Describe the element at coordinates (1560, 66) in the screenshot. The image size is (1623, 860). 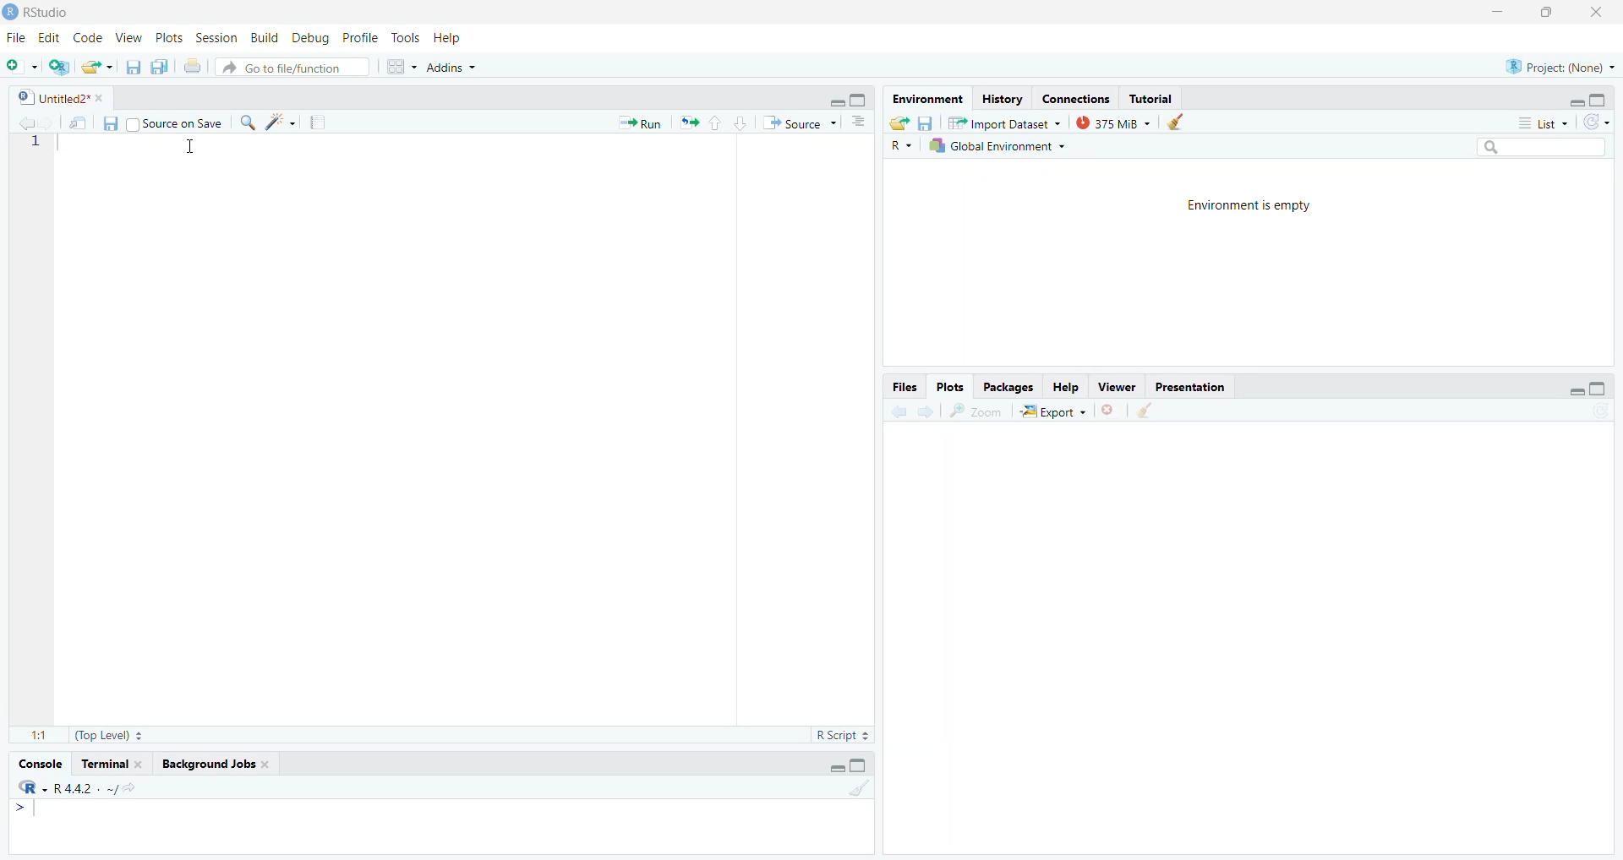
I see `®) Project: (None) ~` at that location.